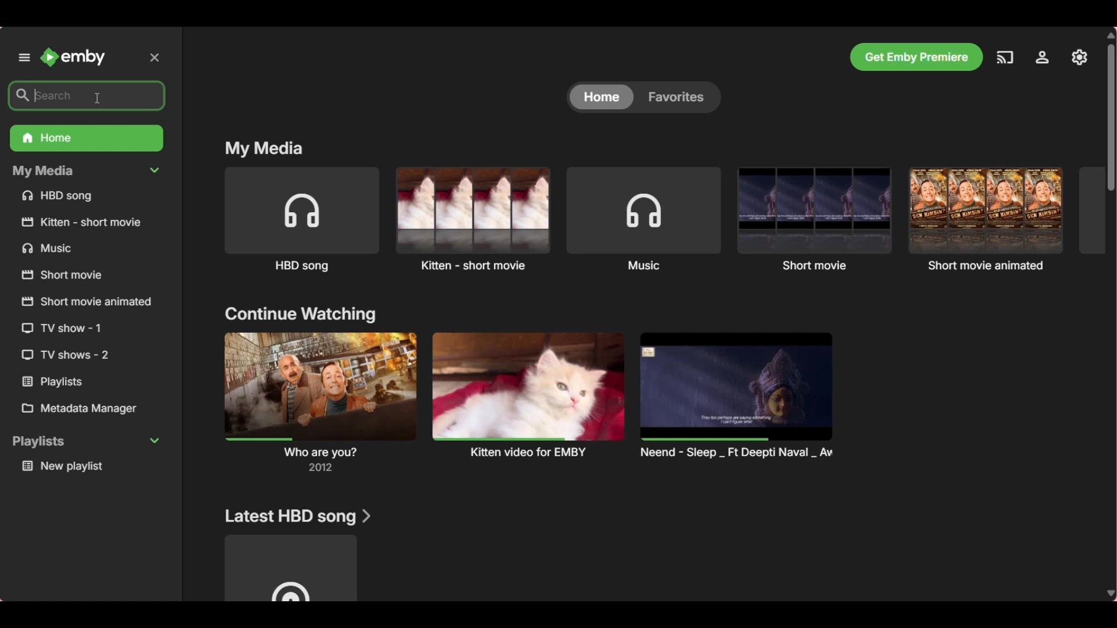 The width and height of the screenshot is (1117, 628). I want to click on Manage Emby server, so click(1080, 57).